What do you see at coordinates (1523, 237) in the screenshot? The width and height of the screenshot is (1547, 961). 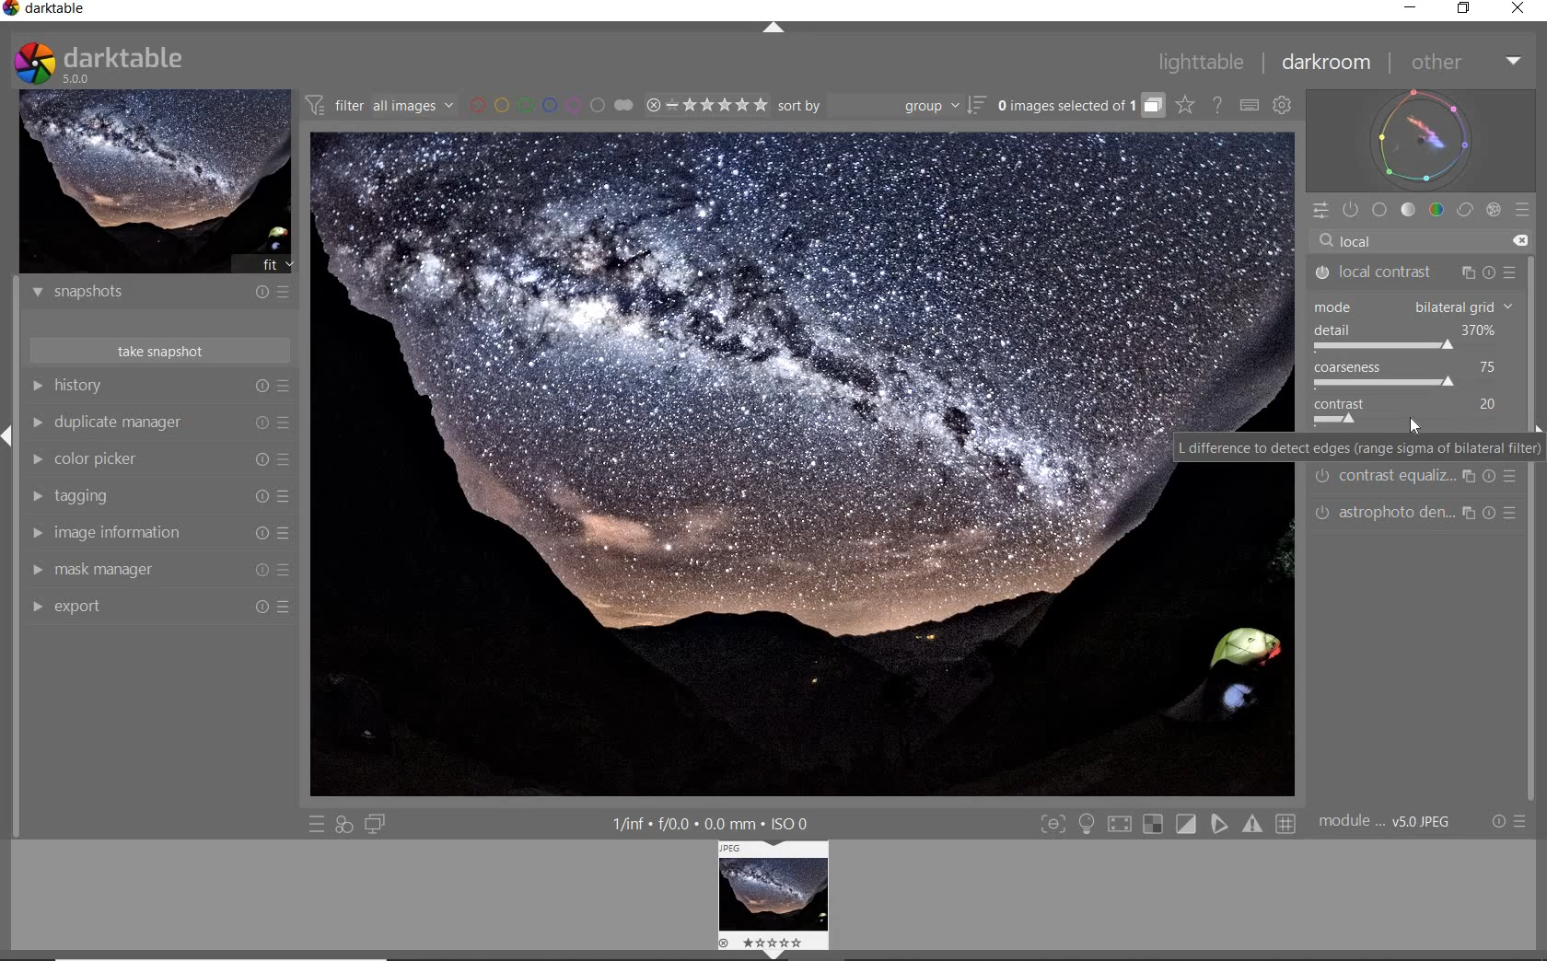 I see `clear` at bounding box center [1523, 237].